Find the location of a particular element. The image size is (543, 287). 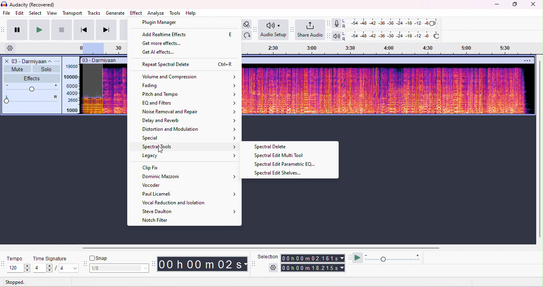

legacy is located at coordinates (190, 156).